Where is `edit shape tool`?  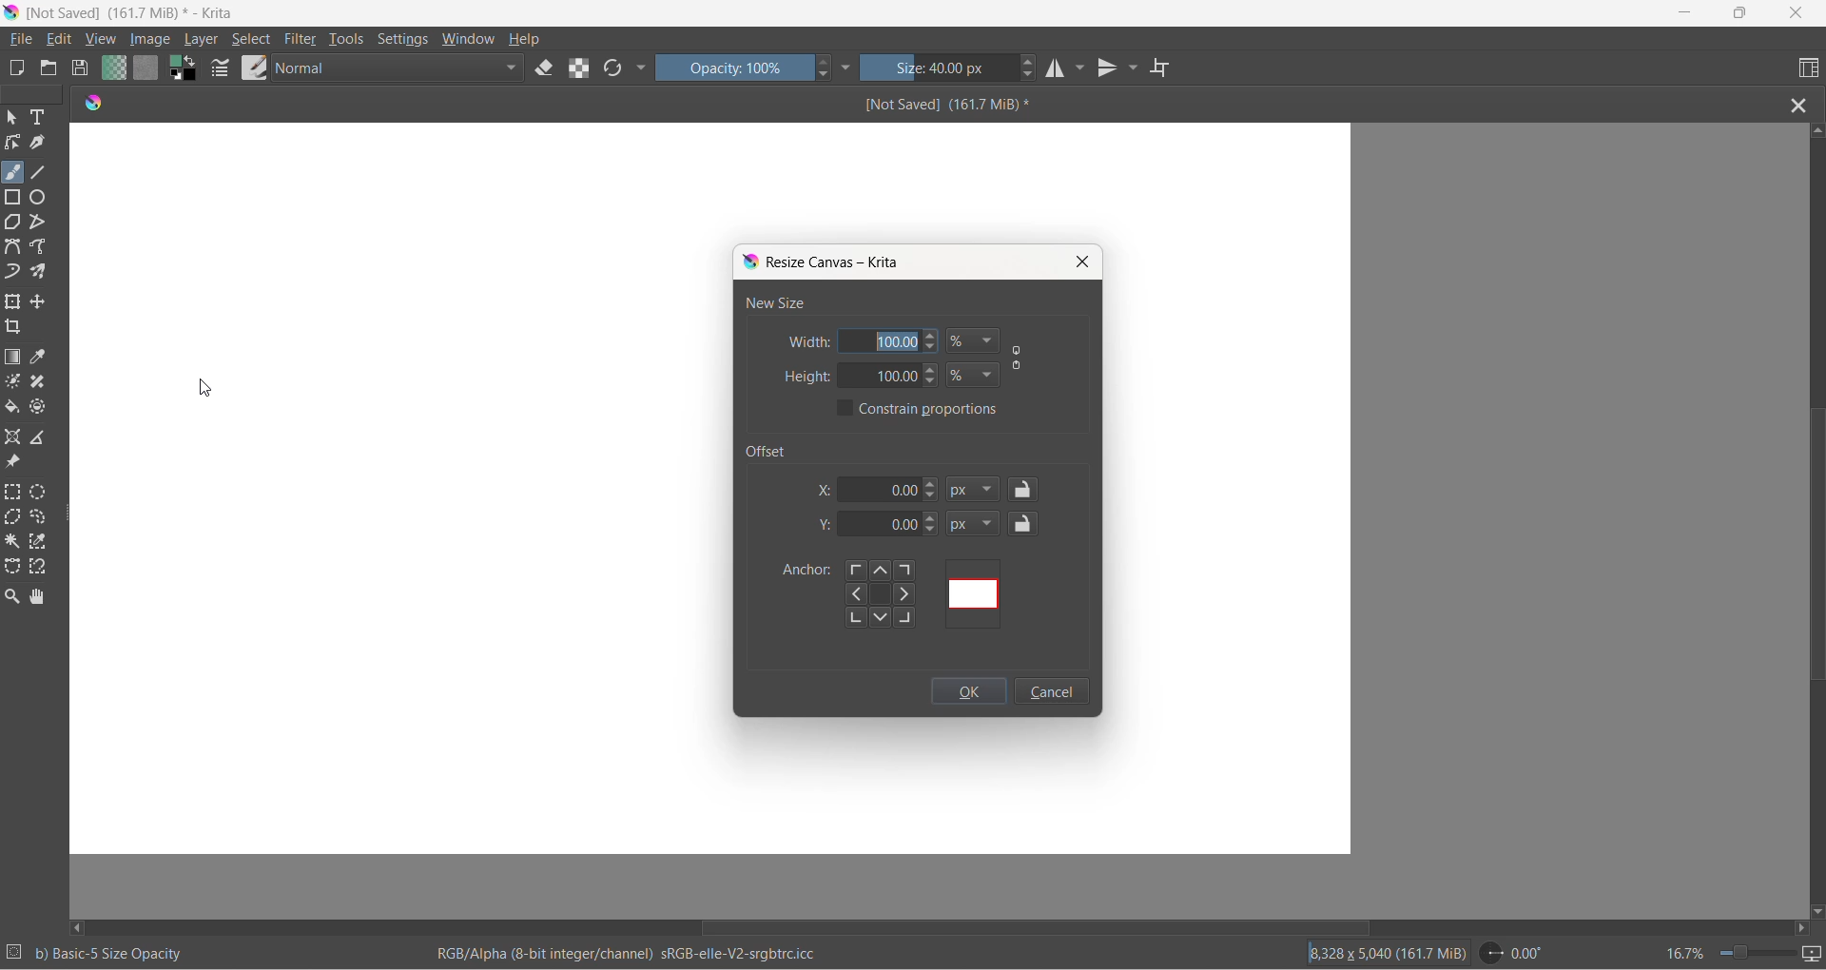 edit shape tool is located at coordinates (12, 143).